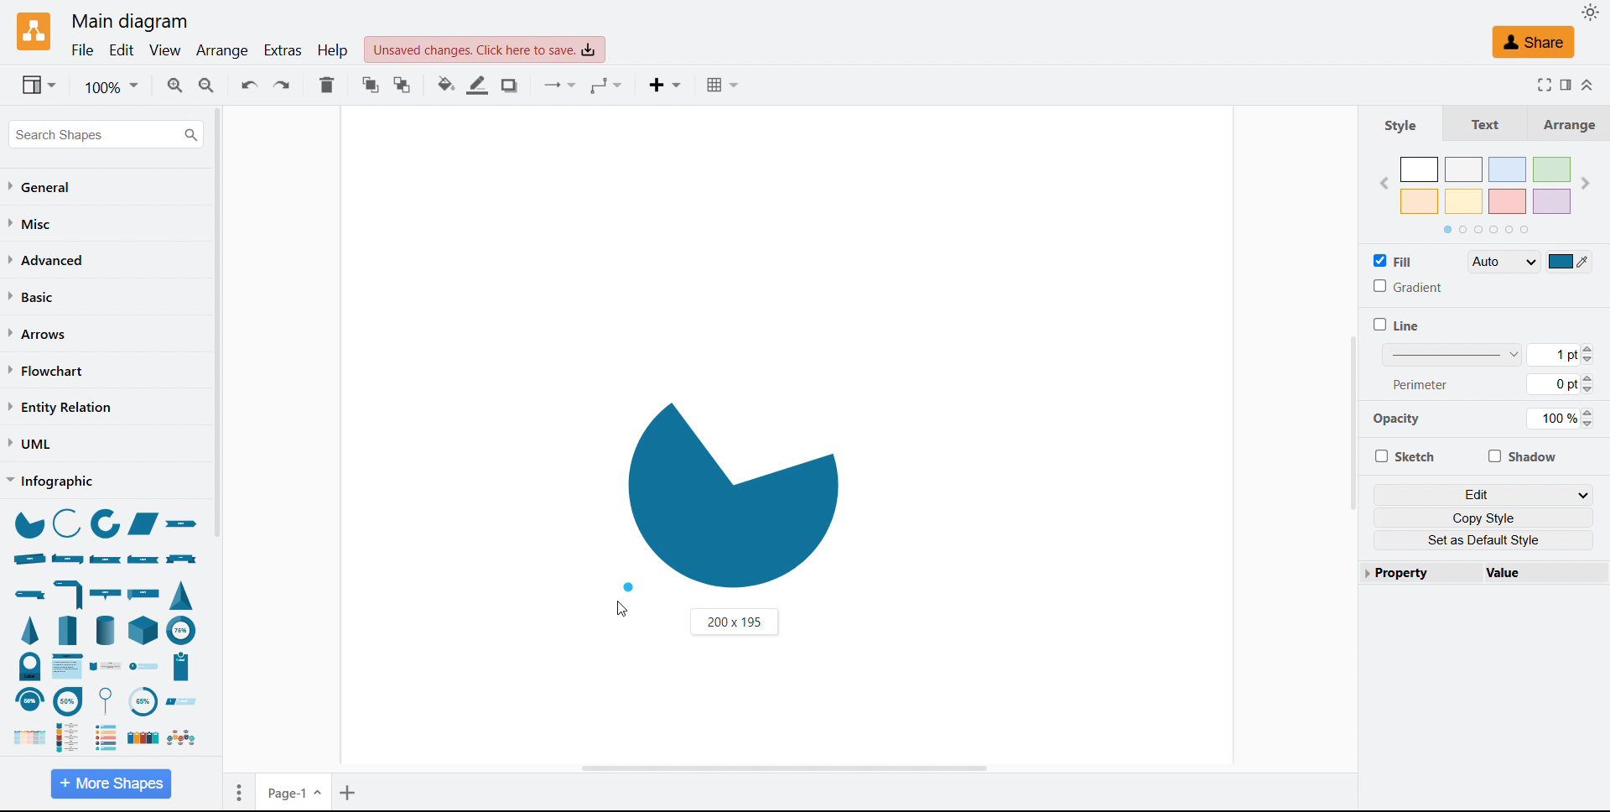 This screenshot has height=812, width=1610. I want to click on Waypoints , so click(607, 86).